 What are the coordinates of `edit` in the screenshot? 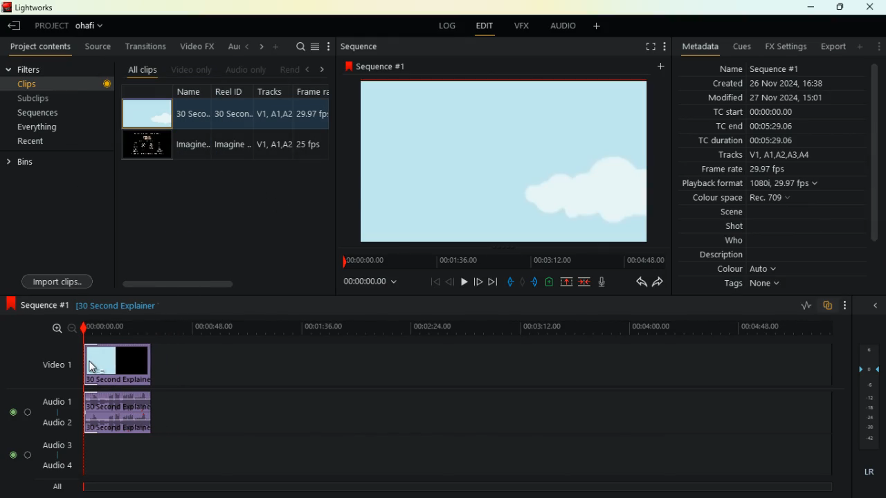 It's located at (482, 26).